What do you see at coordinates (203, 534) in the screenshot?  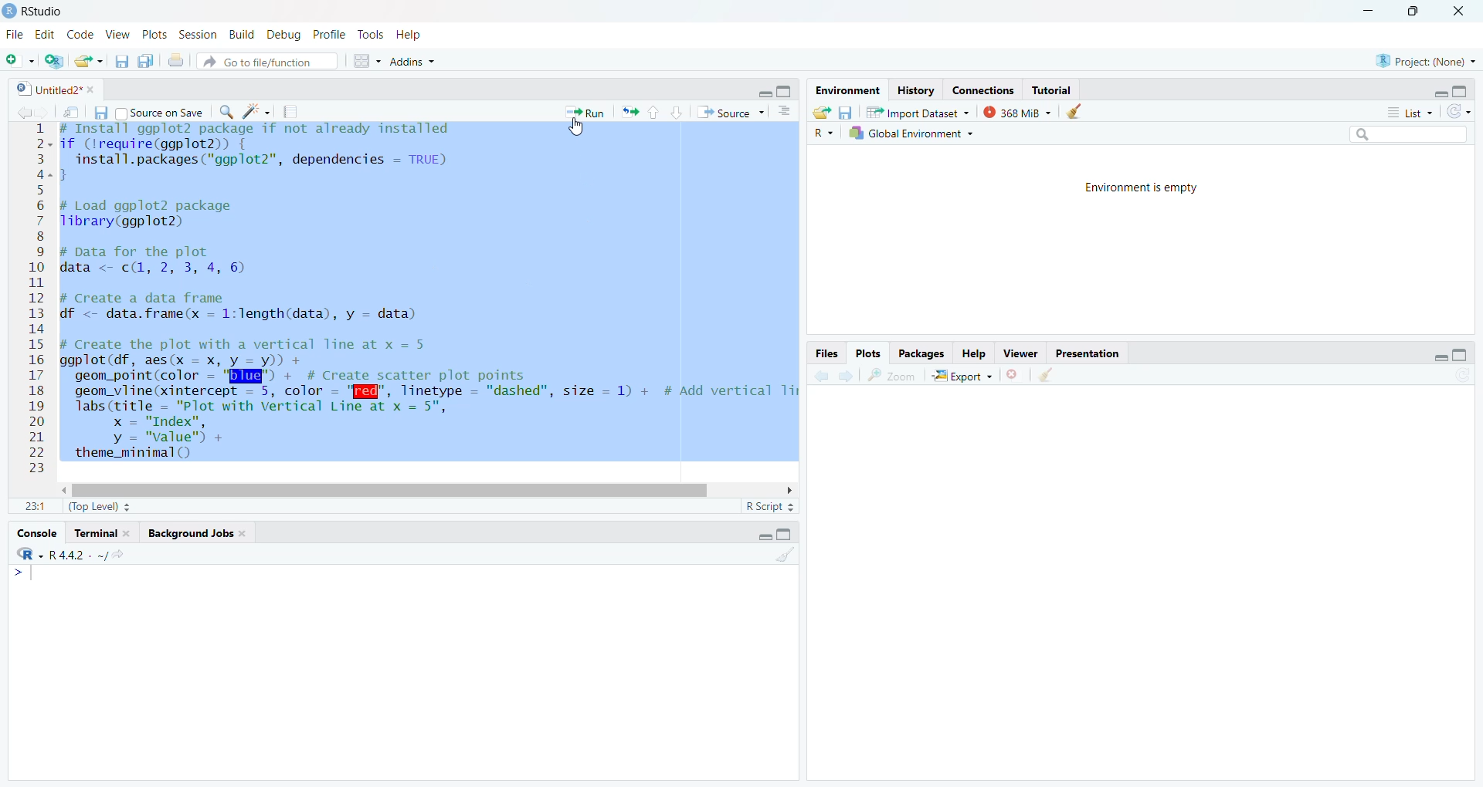 I see `Background Jobs.` at bounding box center [203, 534].